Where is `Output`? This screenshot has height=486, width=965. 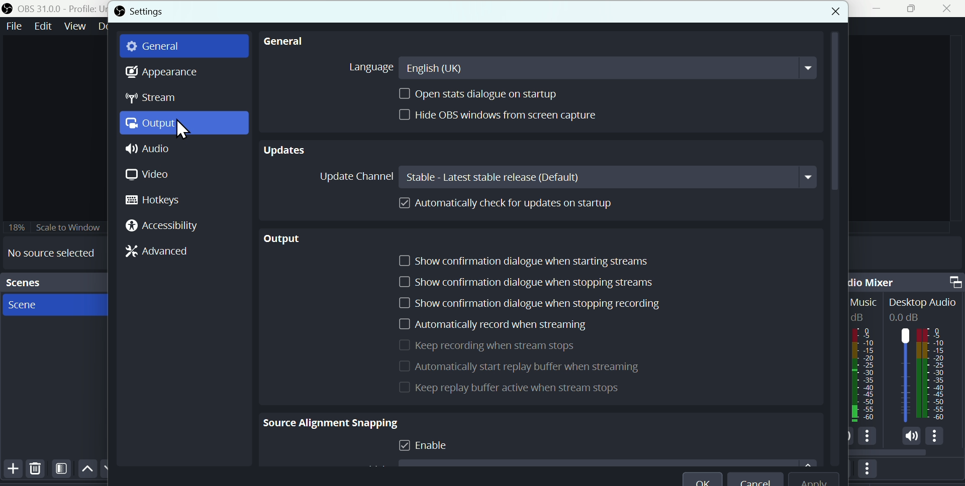 Output is located at coordinates (290, 240).